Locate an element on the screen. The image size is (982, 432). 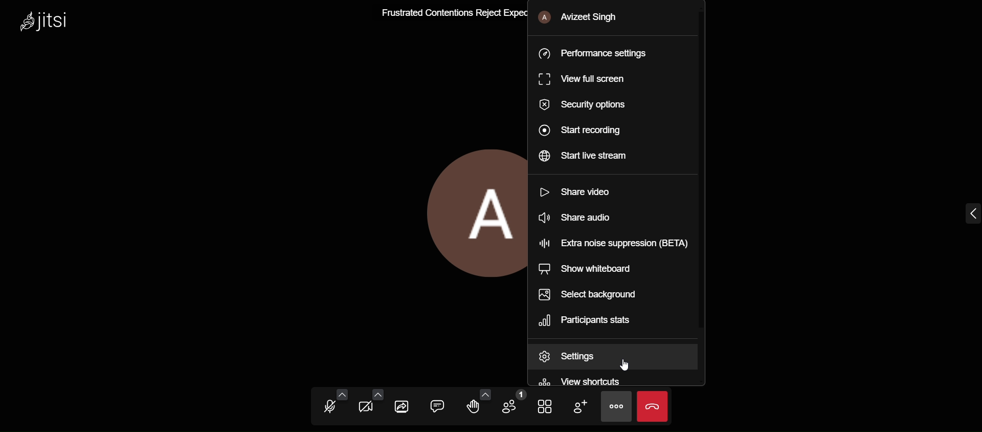
view full screen is located at coordinates (584, 78).